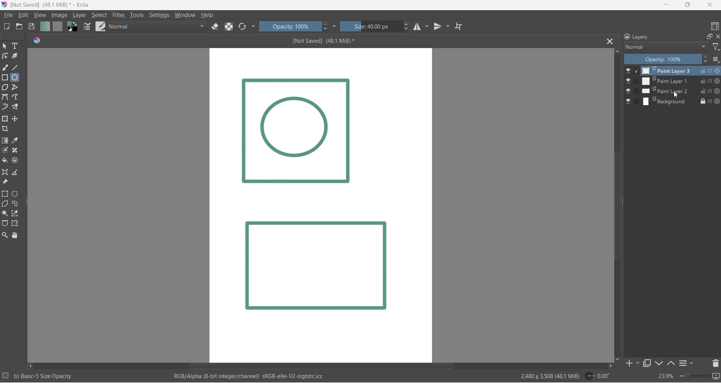 The width and height of the screenshot is (721, 383). Describe the element at coordinates (17, 235) in the screenshot. I see `pan tool` at that location.